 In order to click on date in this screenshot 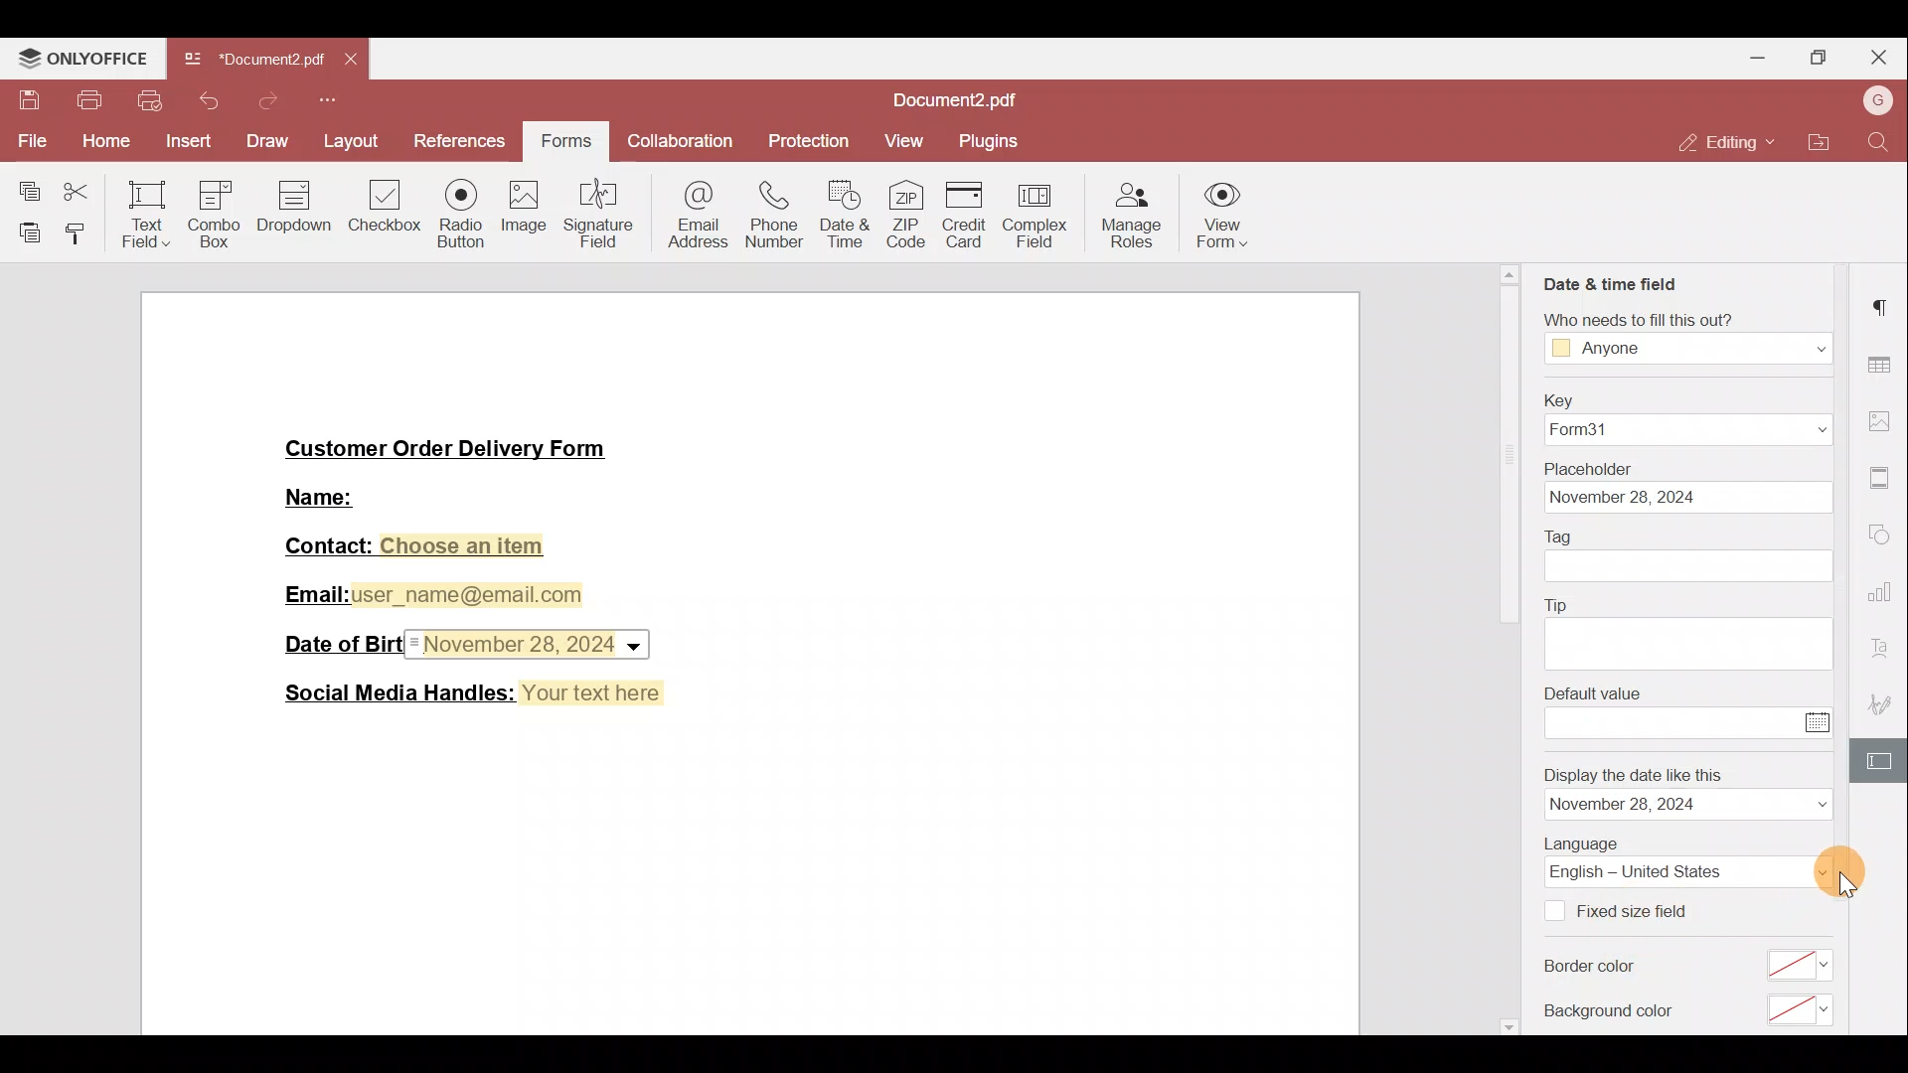, I will do `click(1690, 498)`.